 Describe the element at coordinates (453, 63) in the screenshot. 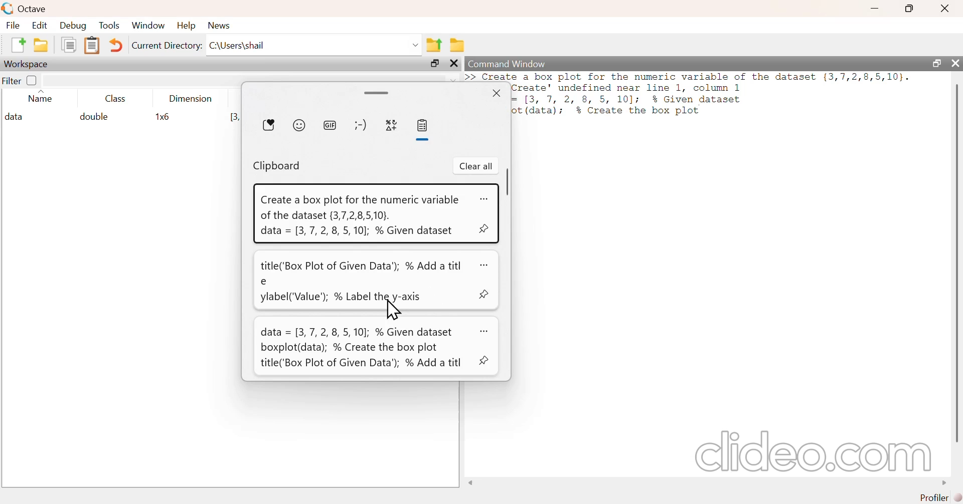

I see `close` at that location.